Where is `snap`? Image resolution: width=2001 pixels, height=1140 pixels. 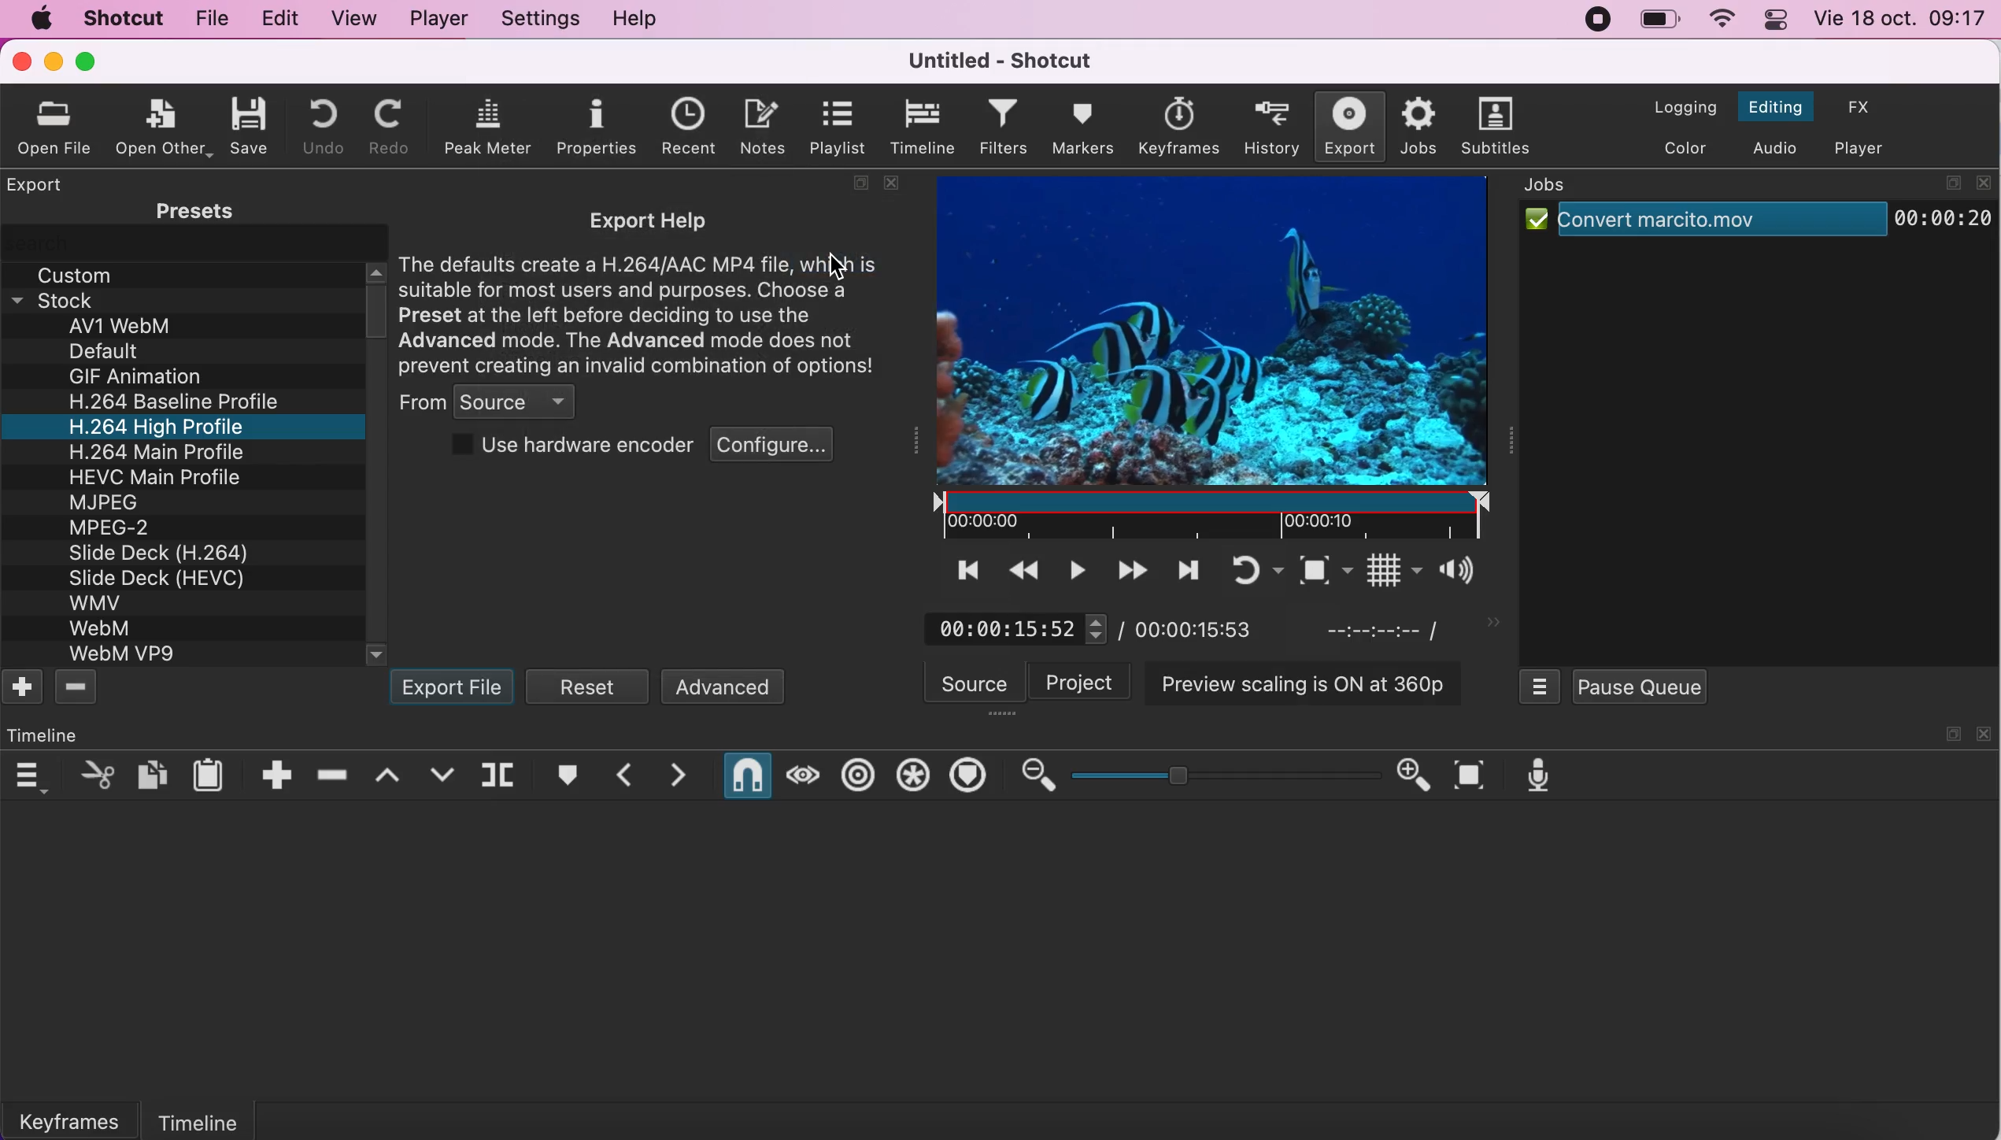 snap is located at coordinates (744, 775).